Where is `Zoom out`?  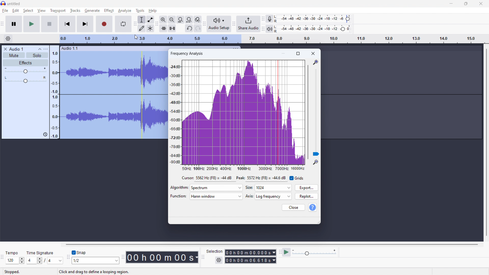
Zoom out is located at coordinates (316, 162).